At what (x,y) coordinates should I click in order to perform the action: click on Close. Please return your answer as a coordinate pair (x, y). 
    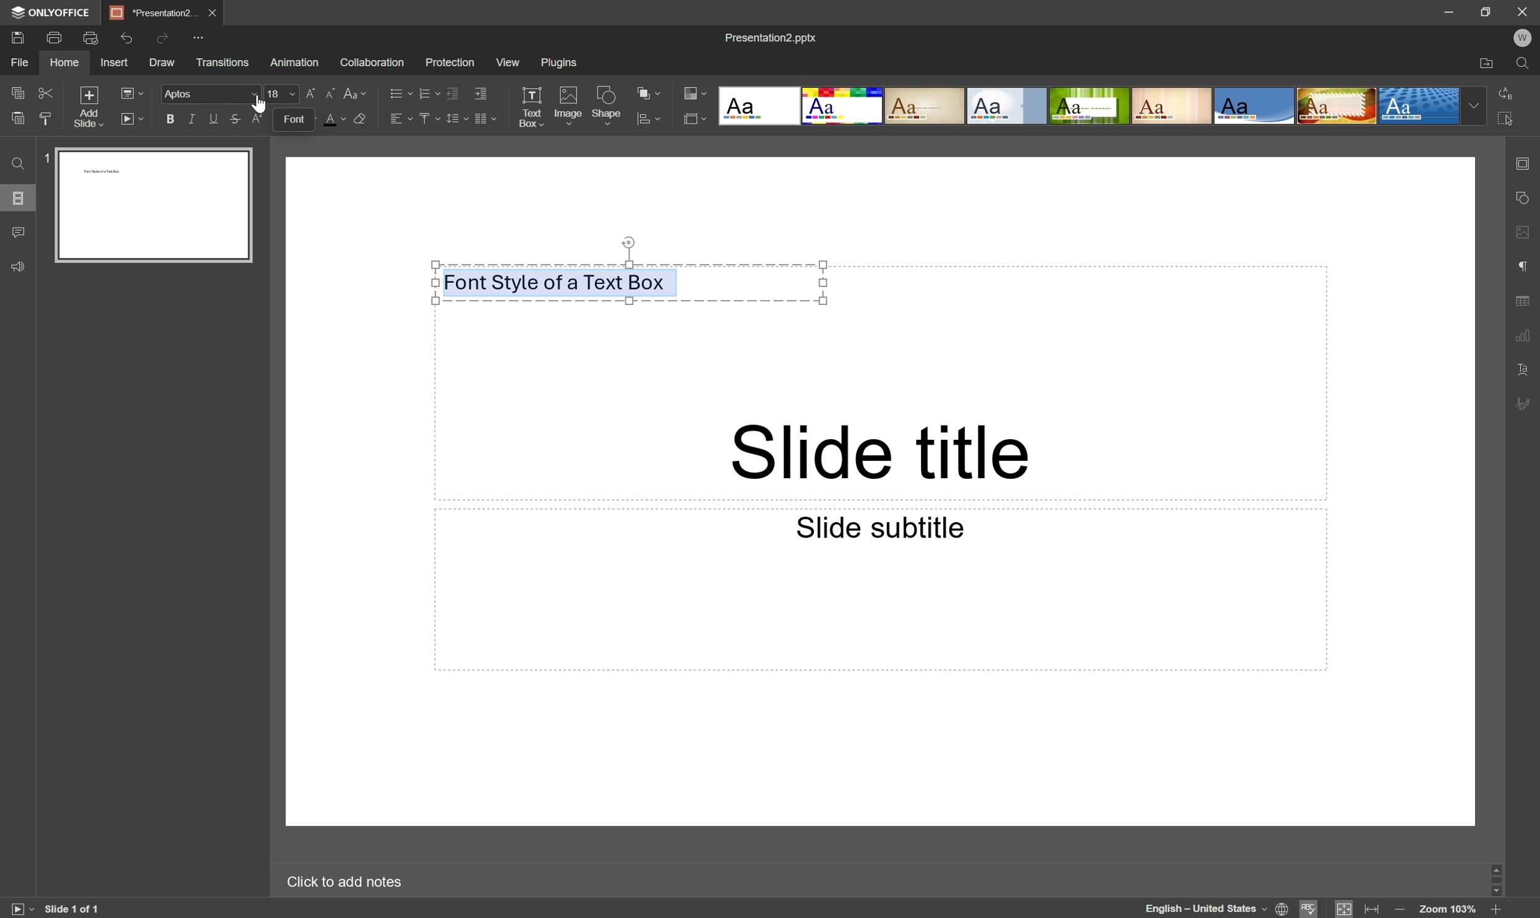
    Looking at the image, I should click on (215, 12).